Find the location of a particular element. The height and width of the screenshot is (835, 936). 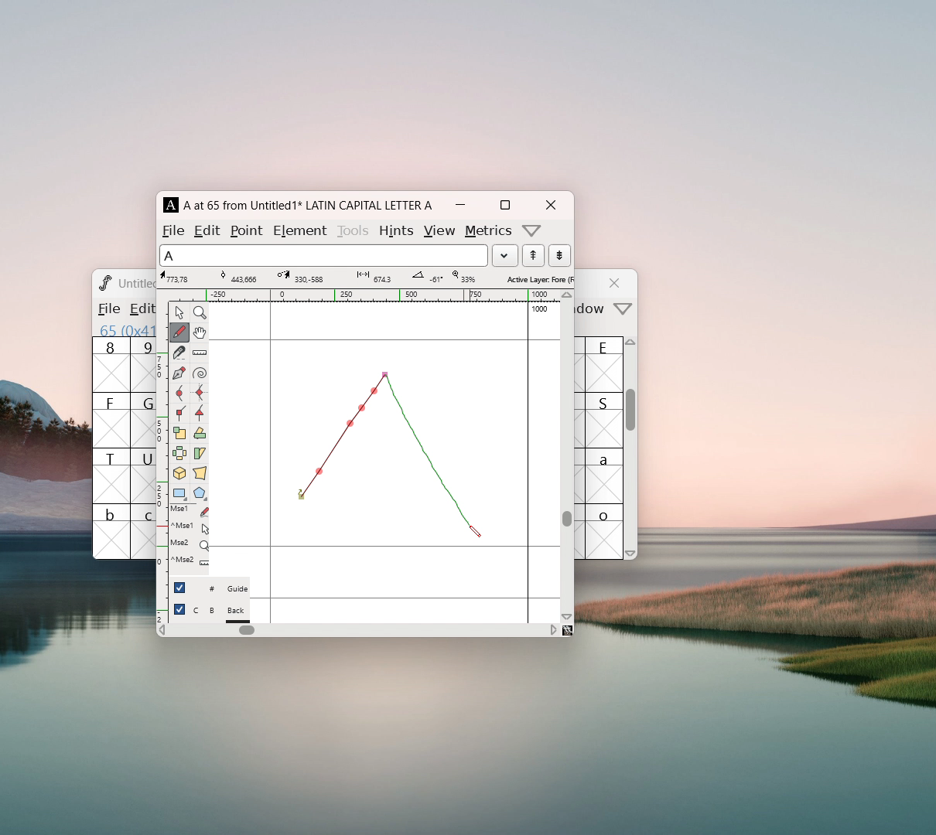

cut splines in two is located at coordinates (179, 354).